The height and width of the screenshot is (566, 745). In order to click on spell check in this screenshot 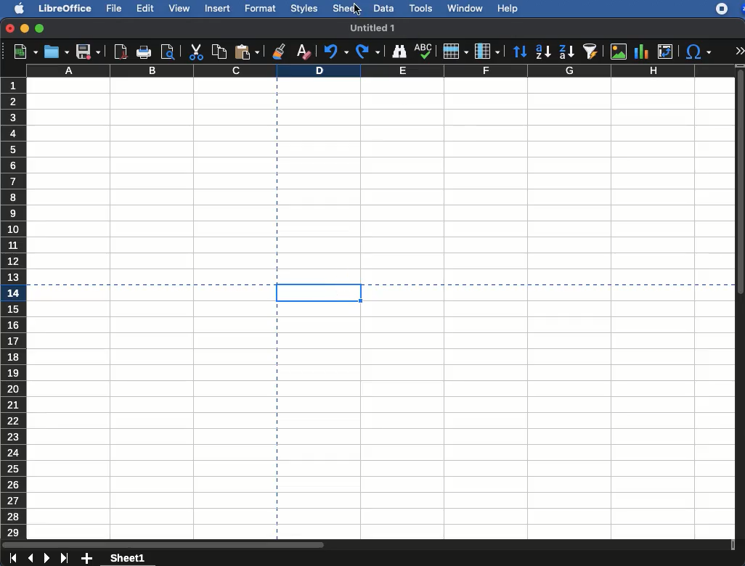, I will do `click(423, 51)`.